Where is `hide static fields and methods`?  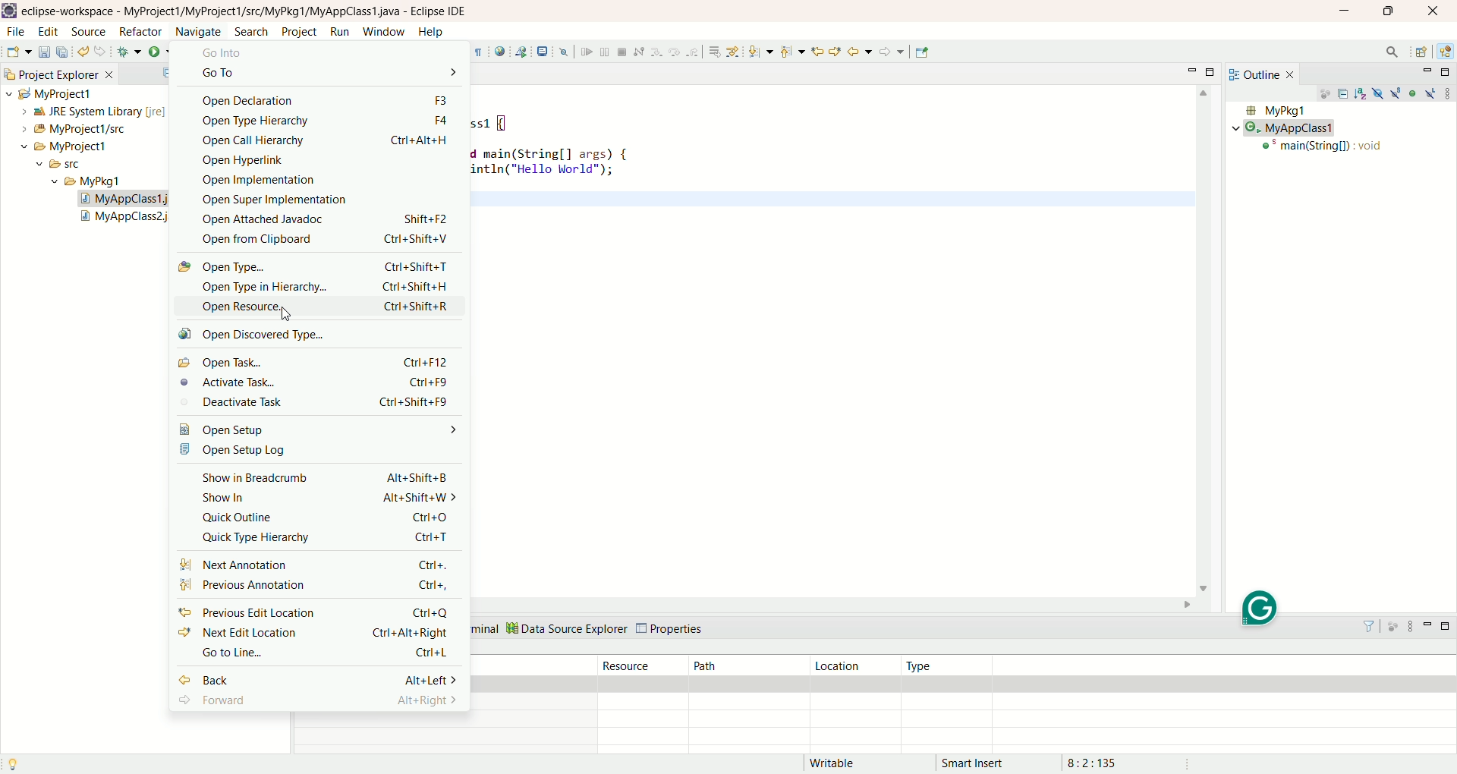
hide static fields and methods is located at coordinates (1396, 94).